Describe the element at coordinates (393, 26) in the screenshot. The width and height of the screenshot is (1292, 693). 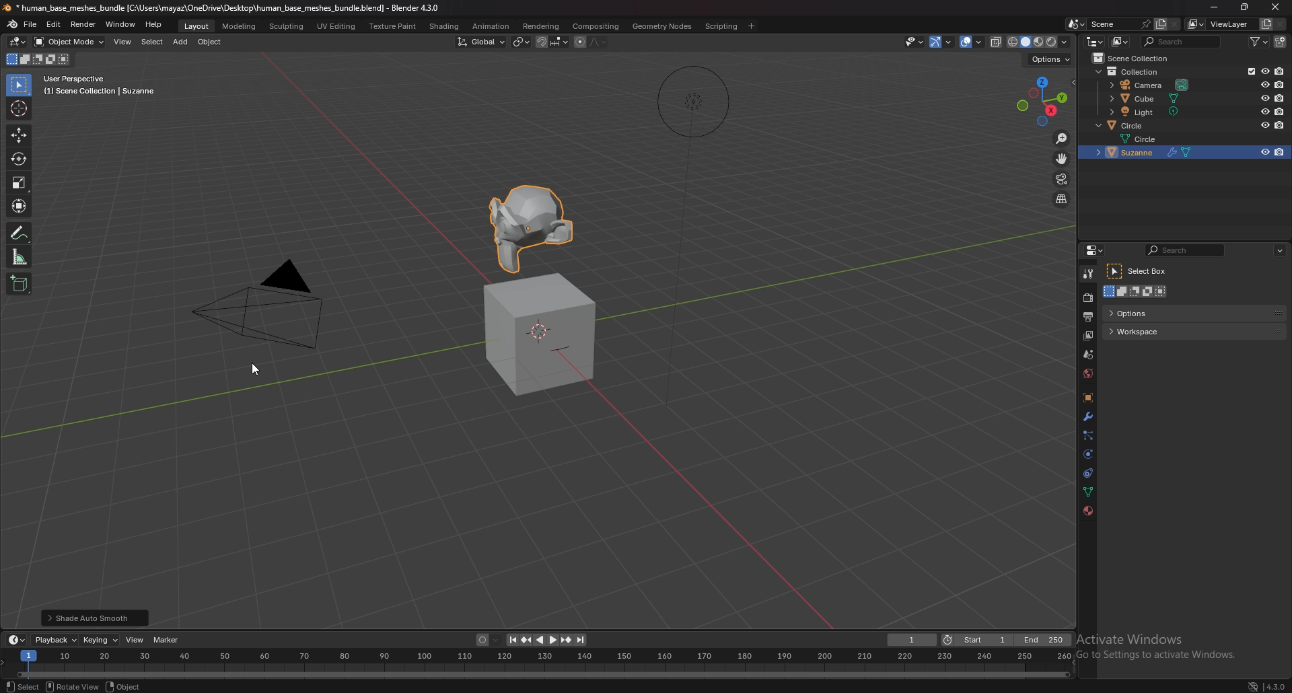
I see `texture paint` at that location.